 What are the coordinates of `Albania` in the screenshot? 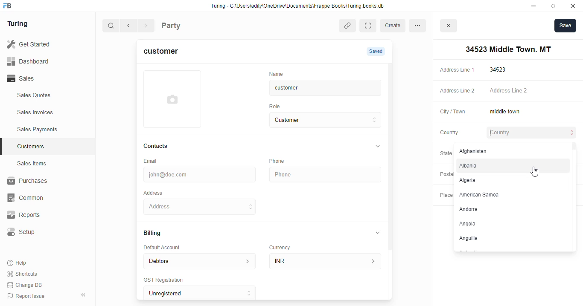 It's located at (510, 166).